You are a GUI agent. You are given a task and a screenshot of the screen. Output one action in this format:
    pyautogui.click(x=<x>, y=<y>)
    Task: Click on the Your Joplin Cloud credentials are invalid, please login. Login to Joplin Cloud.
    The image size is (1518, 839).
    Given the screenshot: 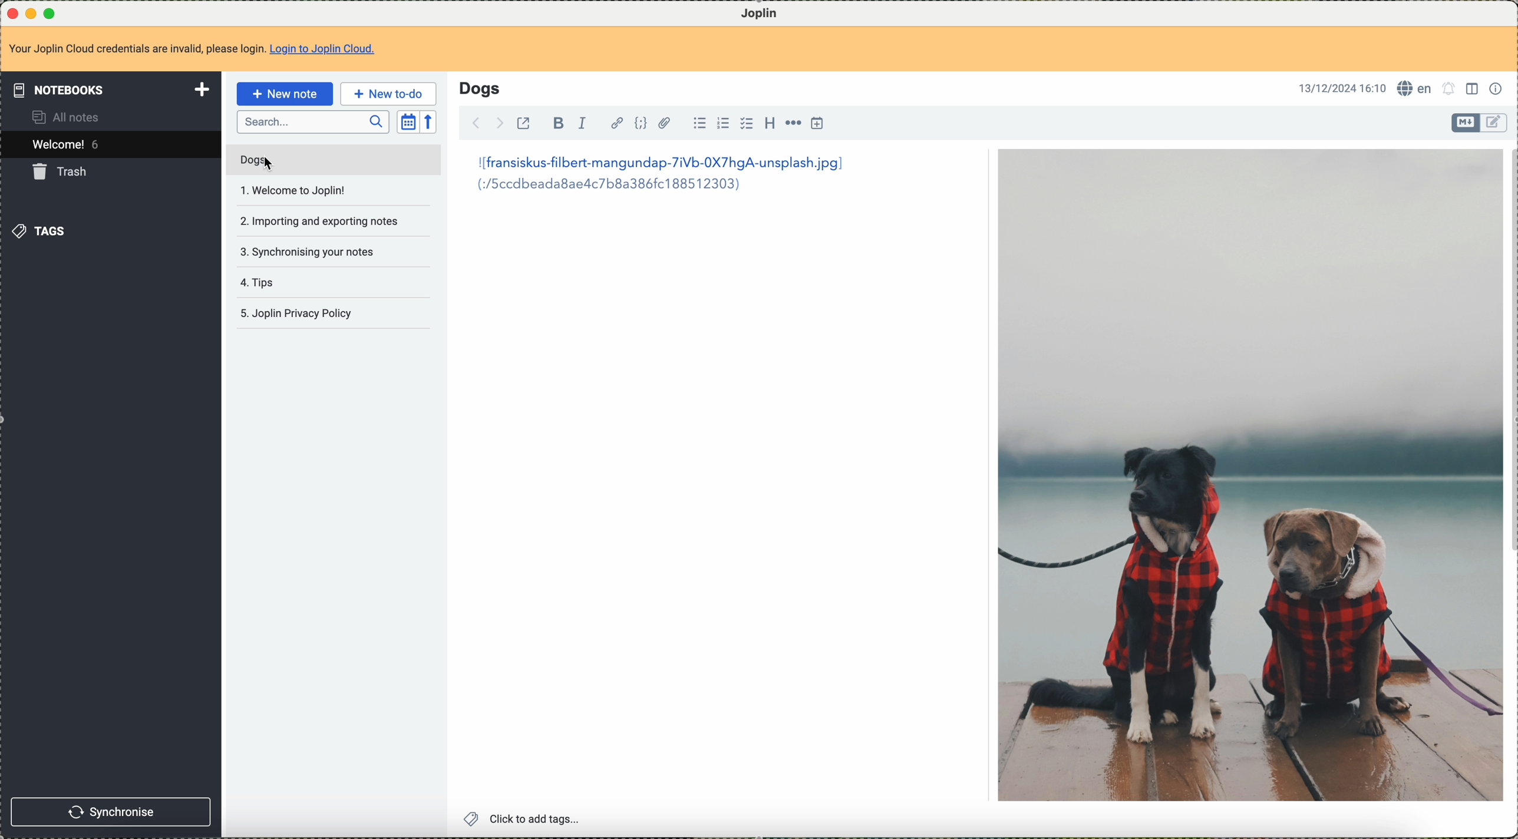 What is the action you would take?
    pyautogui.click(x=203, y=48)
    